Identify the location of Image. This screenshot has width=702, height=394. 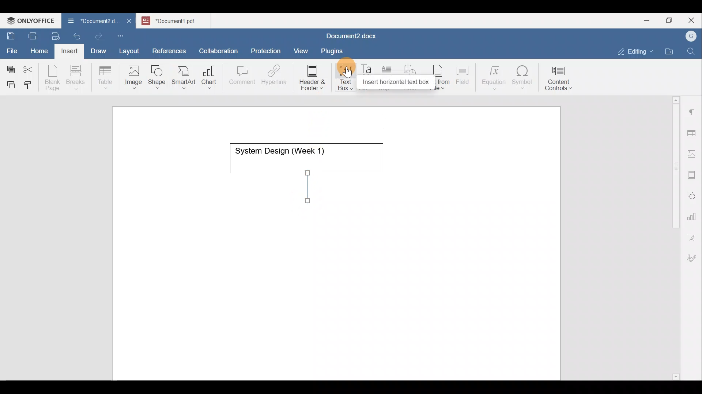
(136, 75).